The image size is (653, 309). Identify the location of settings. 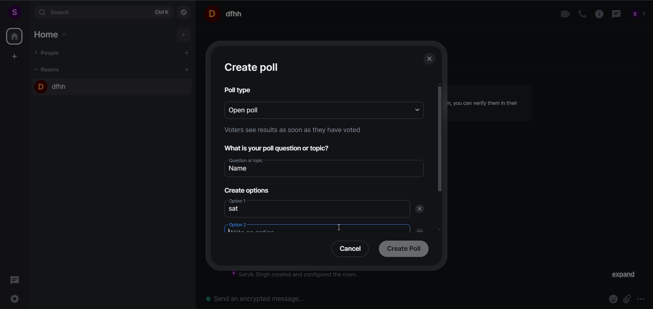
(16, 298).